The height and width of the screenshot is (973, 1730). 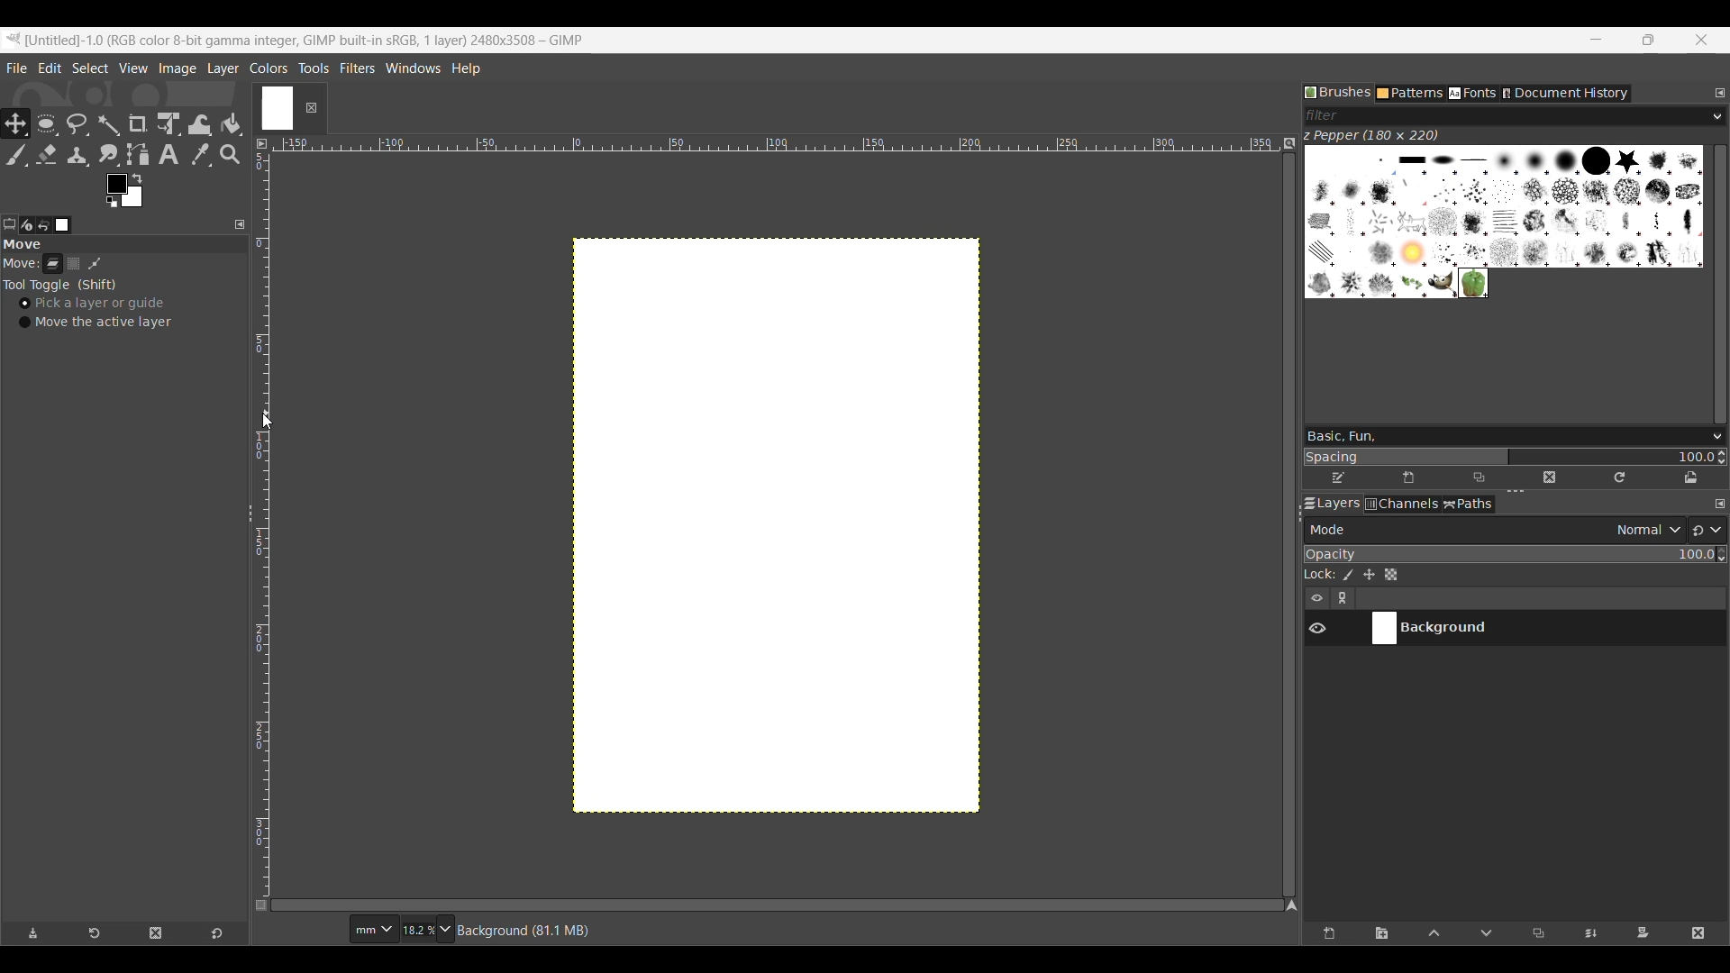 What do you see at coordinates (101, 264) in the screenshot?
I see `Patch` at bounding box center [101, 264].